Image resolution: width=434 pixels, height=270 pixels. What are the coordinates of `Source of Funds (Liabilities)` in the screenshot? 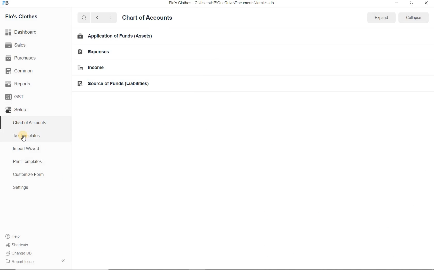 It's located at (123, 83).